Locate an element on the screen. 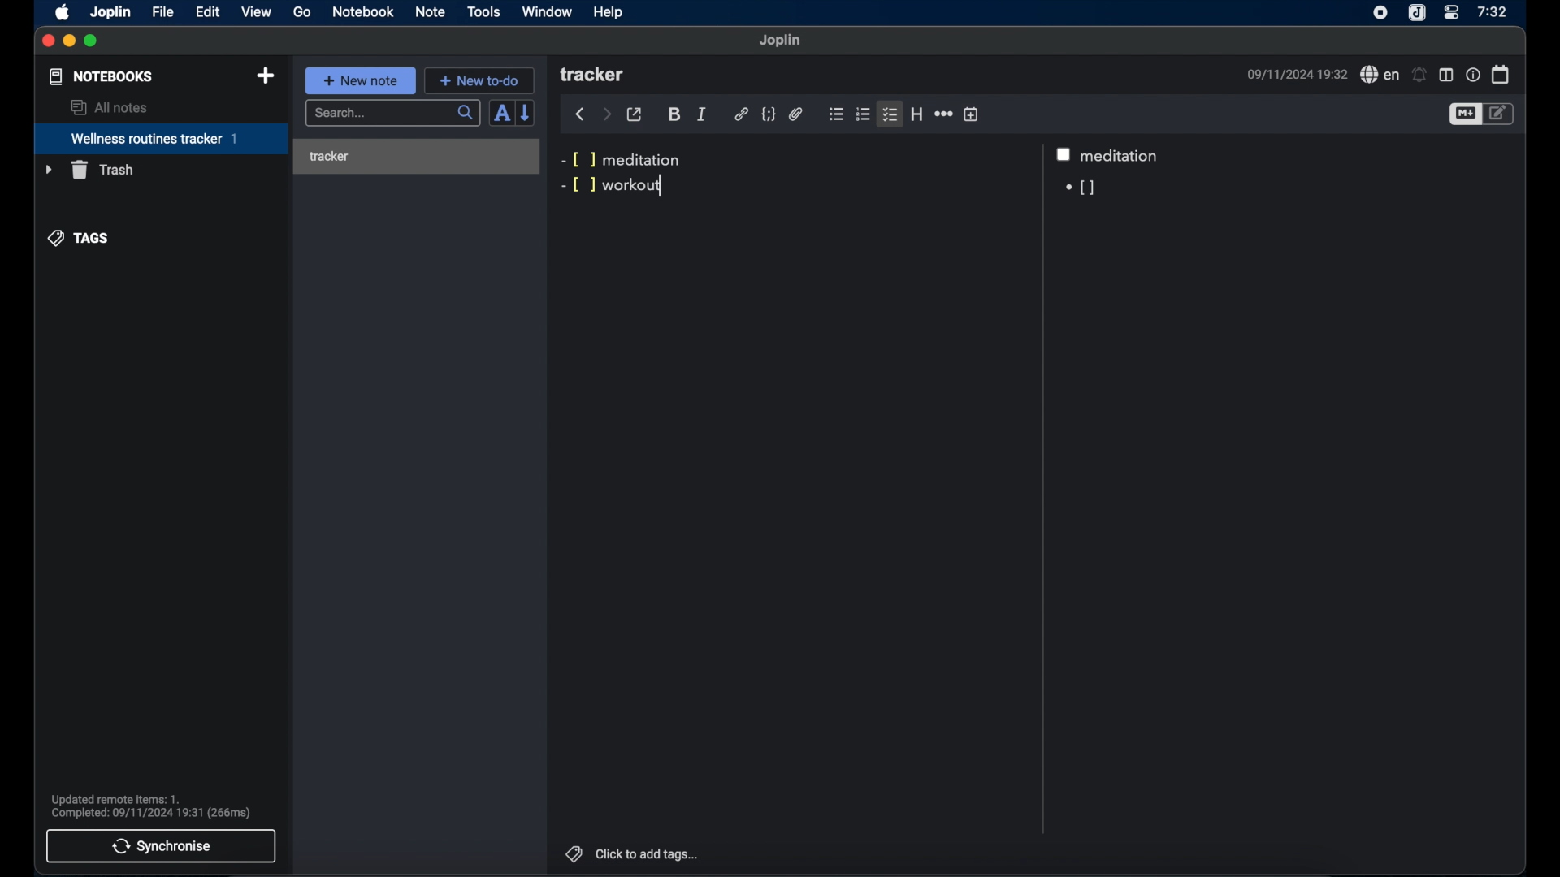 Image resolution: width=1560 pixels, height=877 pixels. + new note is located at coordinates (361, 80).